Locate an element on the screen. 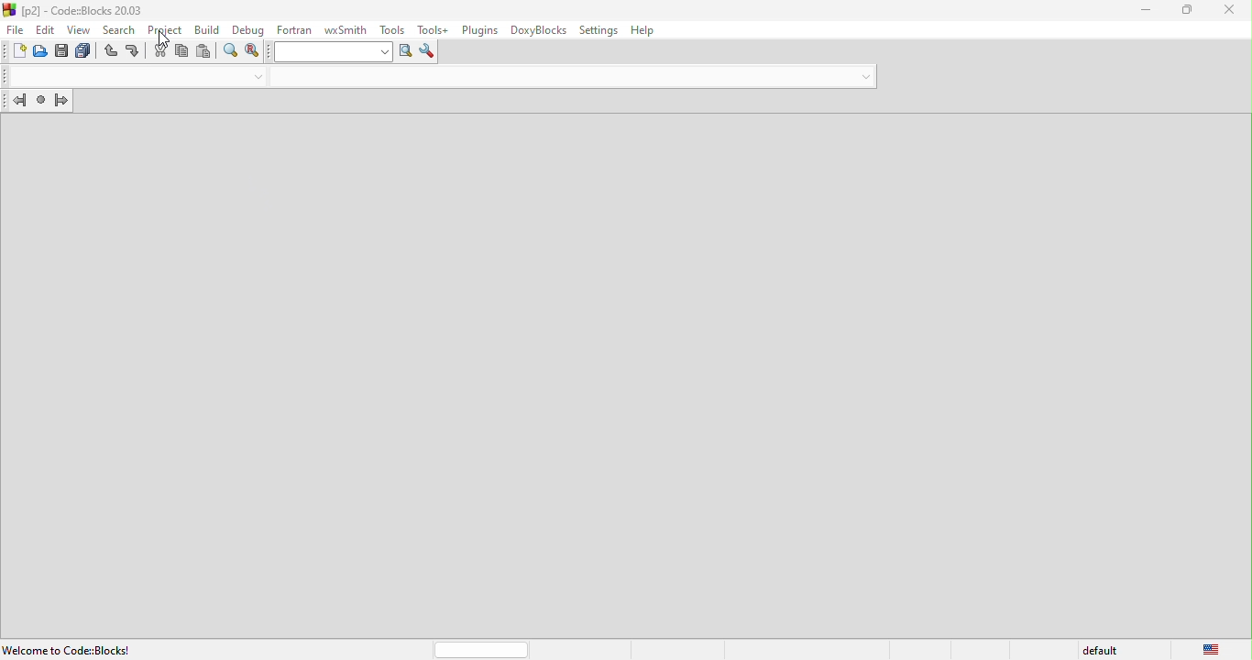 The image size is (1252, 660). debug is located at coordinates (247, 27).